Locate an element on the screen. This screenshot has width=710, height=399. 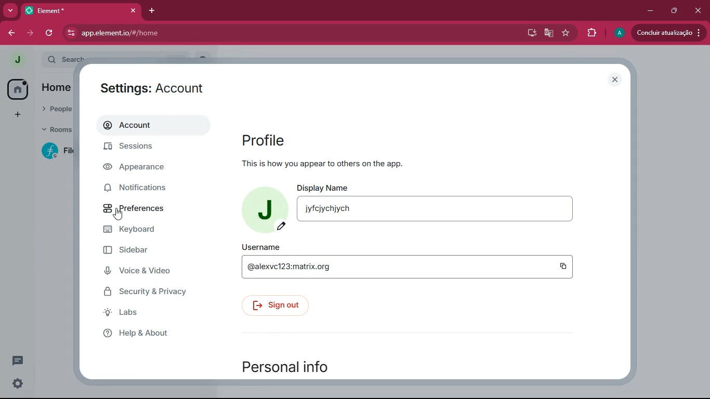
extensions is located at coordinates (589, 33).